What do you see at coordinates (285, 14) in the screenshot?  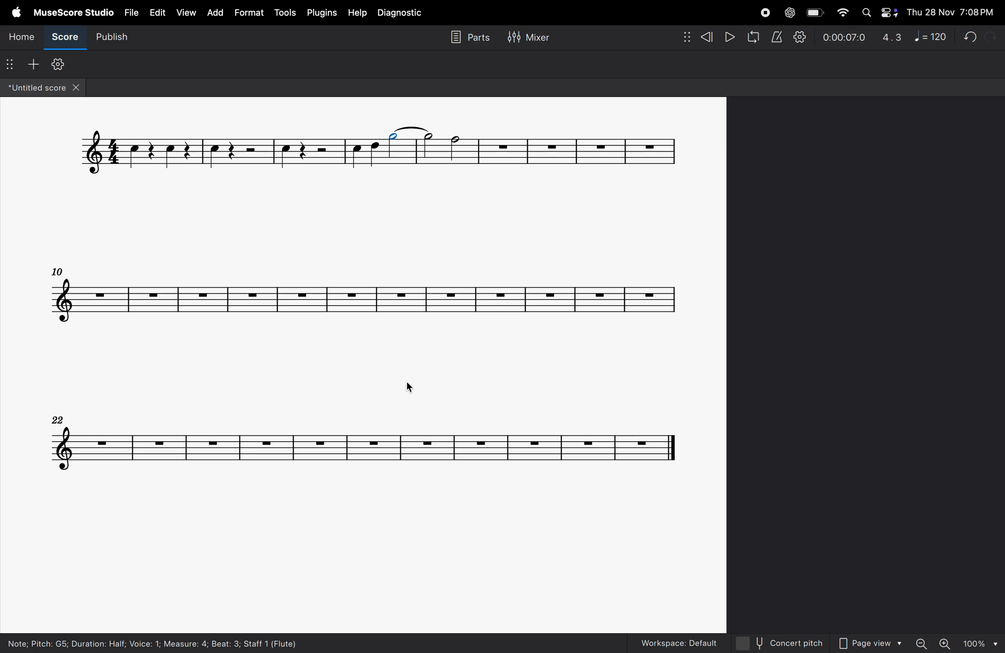 I see `tools` at bounding box center [285, 14].